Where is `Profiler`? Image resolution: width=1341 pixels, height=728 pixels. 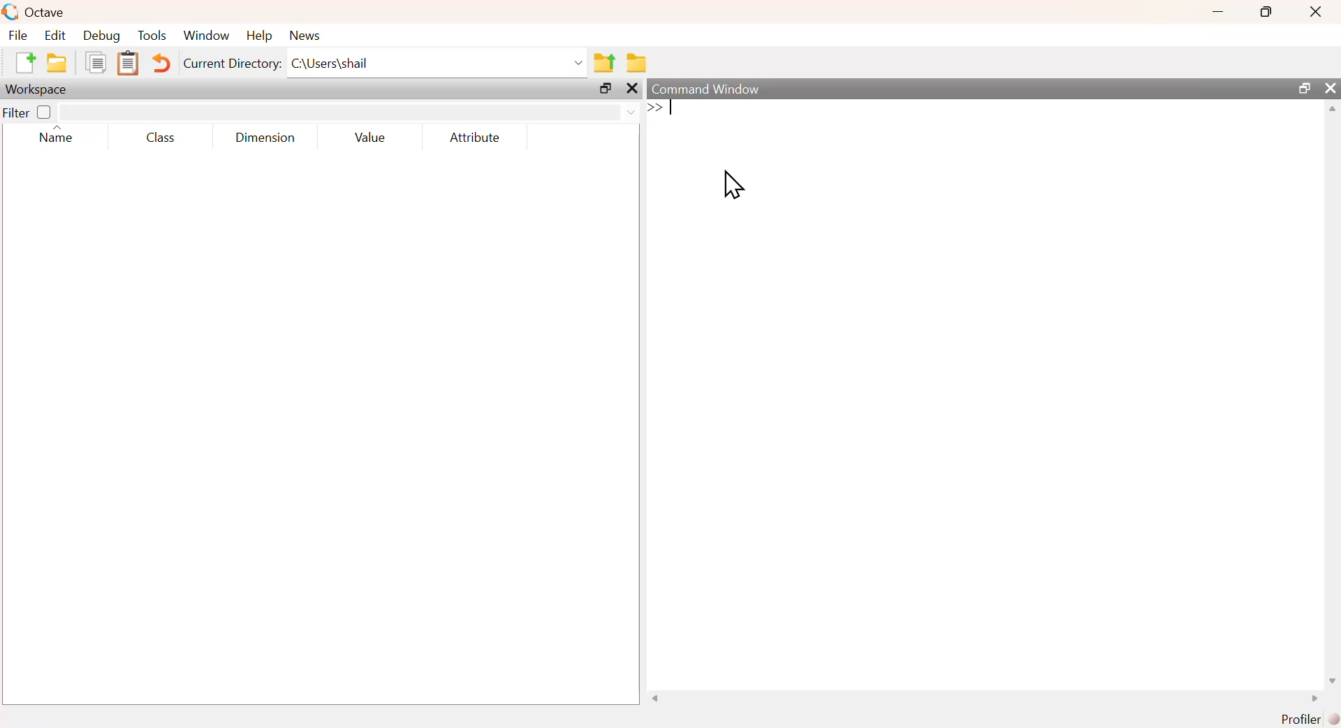
Profiler is located at coordinates (1310, 719).